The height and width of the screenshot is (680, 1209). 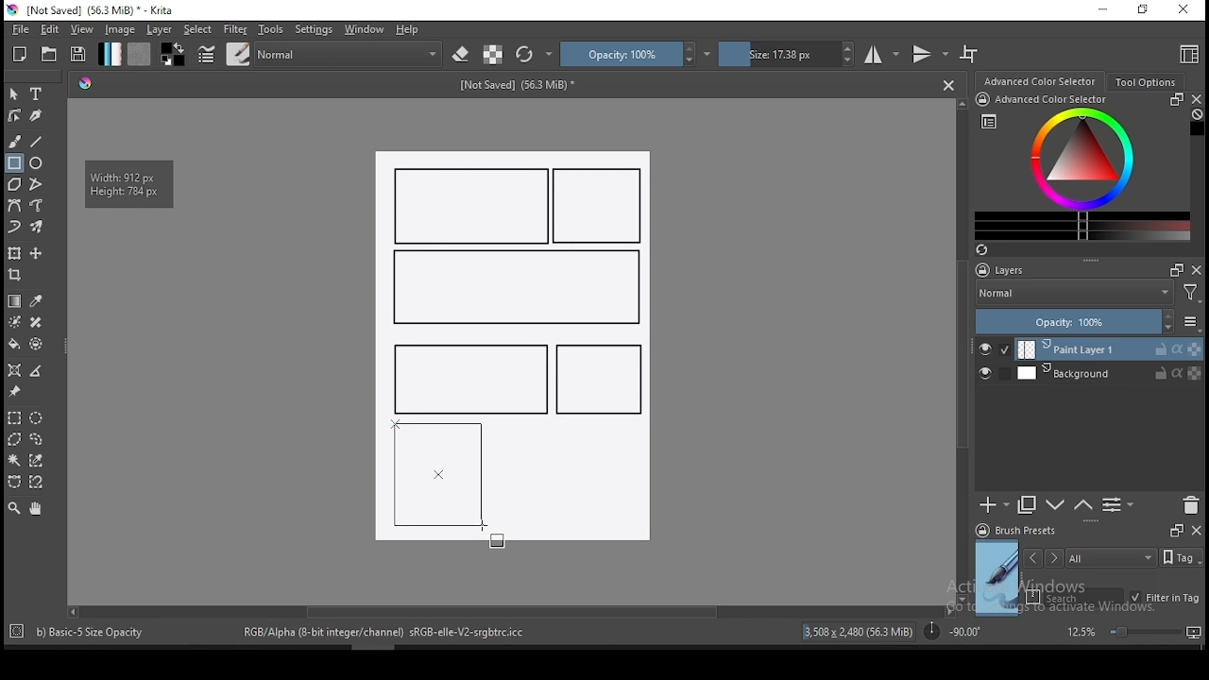 What do you see at coordinates (1197, 269) in the screenshot?
I see `close docker` at bounding box center [1197, 269].